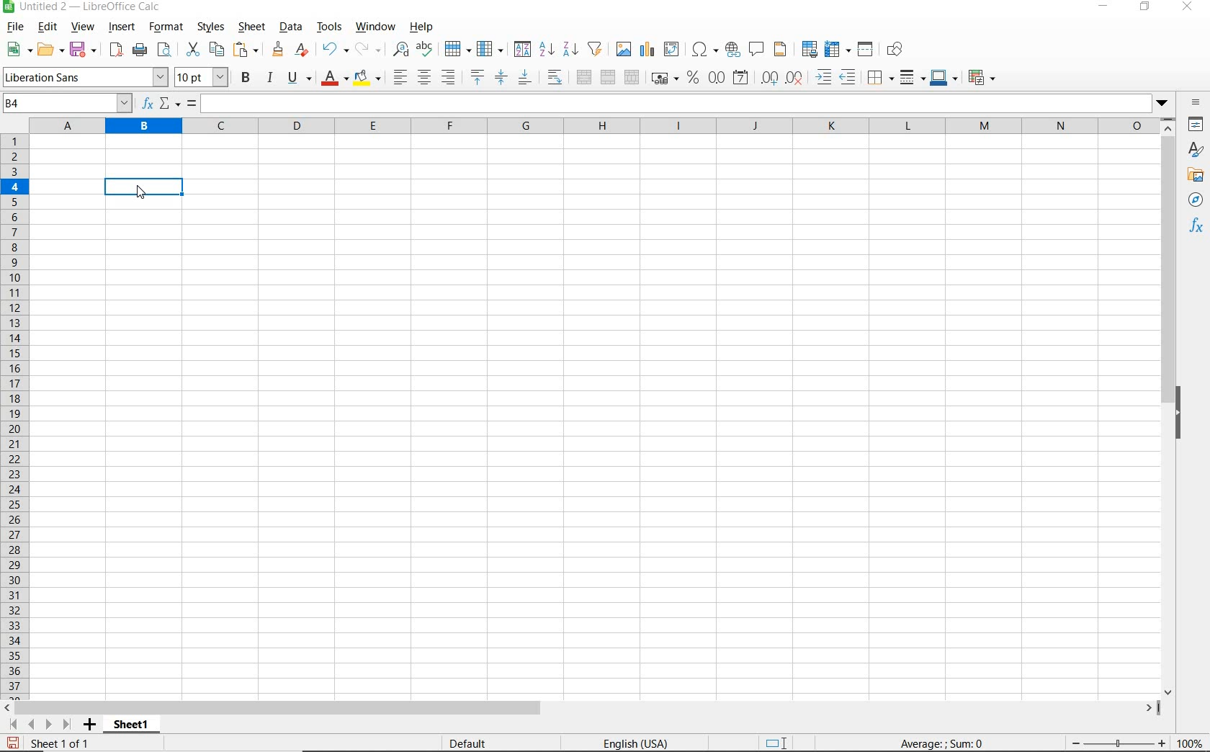  What do you see at coordinates (636, 743) in the screenshot?
I see `text language` at bounding box center [636, 743].